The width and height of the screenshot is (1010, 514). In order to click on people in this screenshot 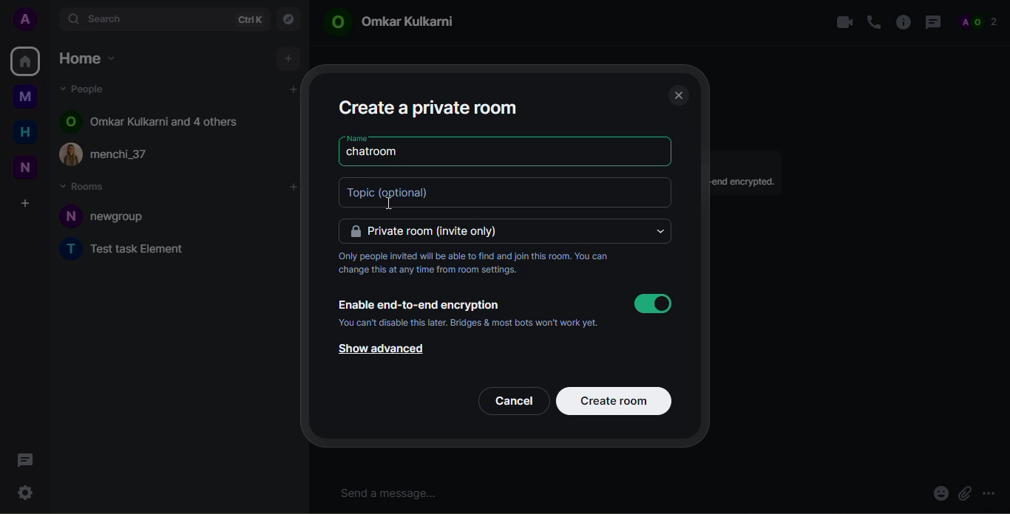, I will do `click(982, 22)`.